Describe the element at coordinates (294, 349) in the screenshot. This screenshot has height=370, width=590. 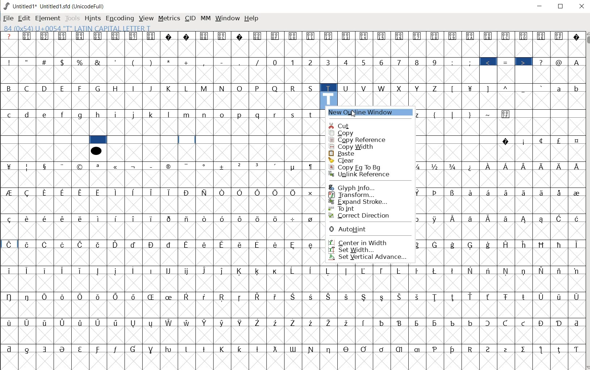
I see `Symbol` at that location.